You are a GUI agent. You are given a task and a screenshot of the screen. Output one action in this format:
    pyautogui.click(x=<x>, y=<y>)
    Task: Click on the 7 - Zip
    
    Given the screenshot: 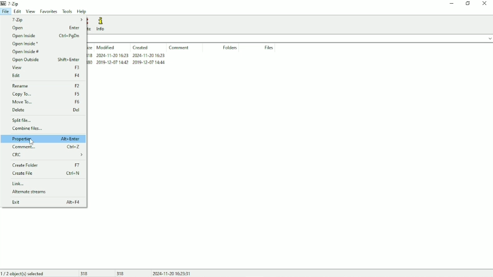 What is the action you would take?
    pyautogui.click(x=47, y=19)
    